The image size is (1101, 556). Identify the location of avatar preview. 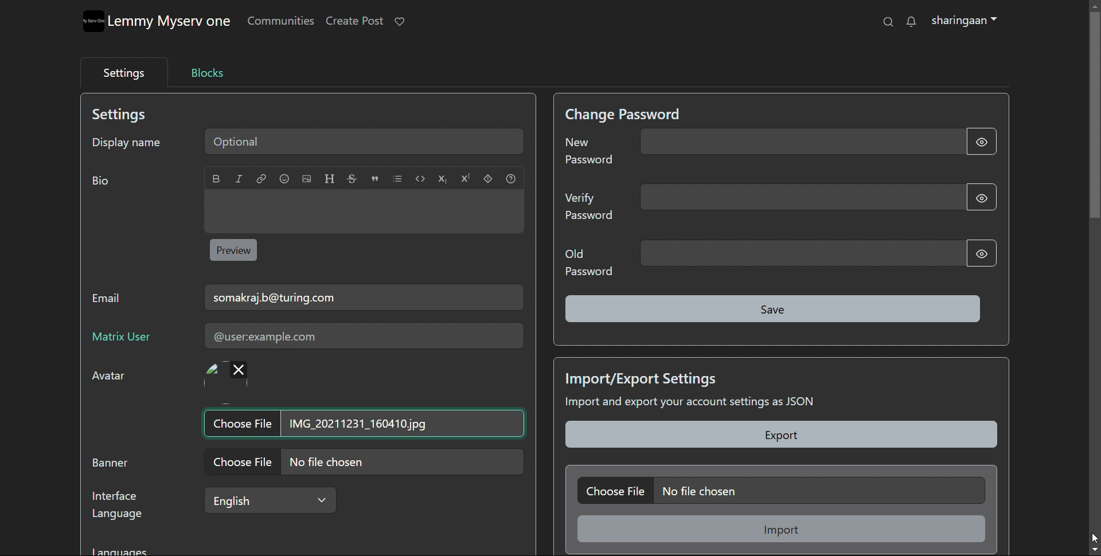
(212, 374).